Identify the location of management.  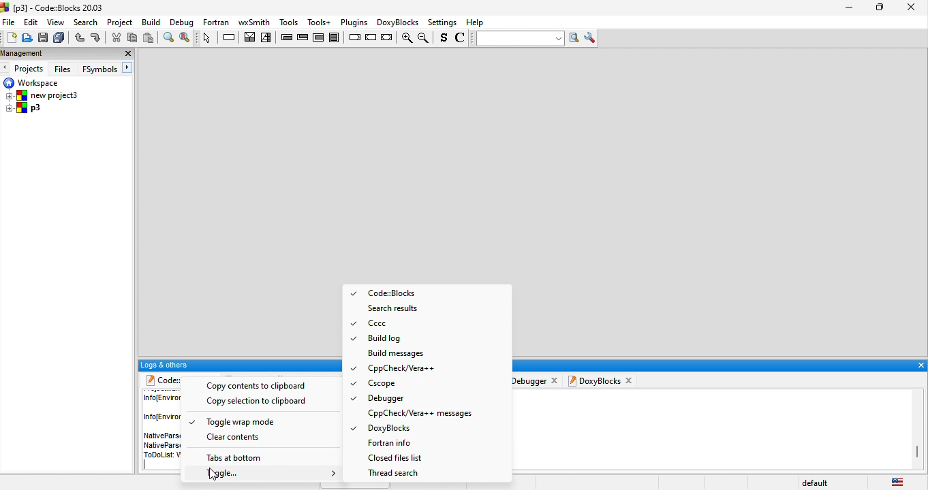
(48, 54).